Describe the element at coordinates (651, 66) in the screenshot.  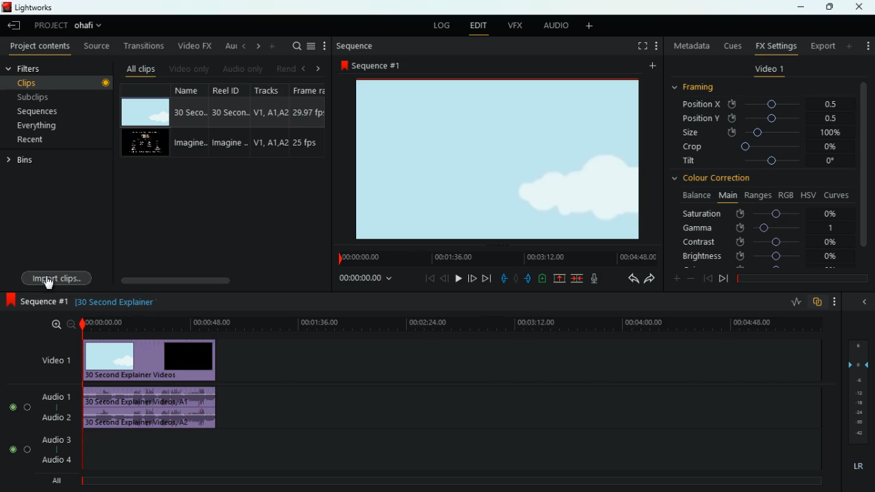
I see `more` at that location.